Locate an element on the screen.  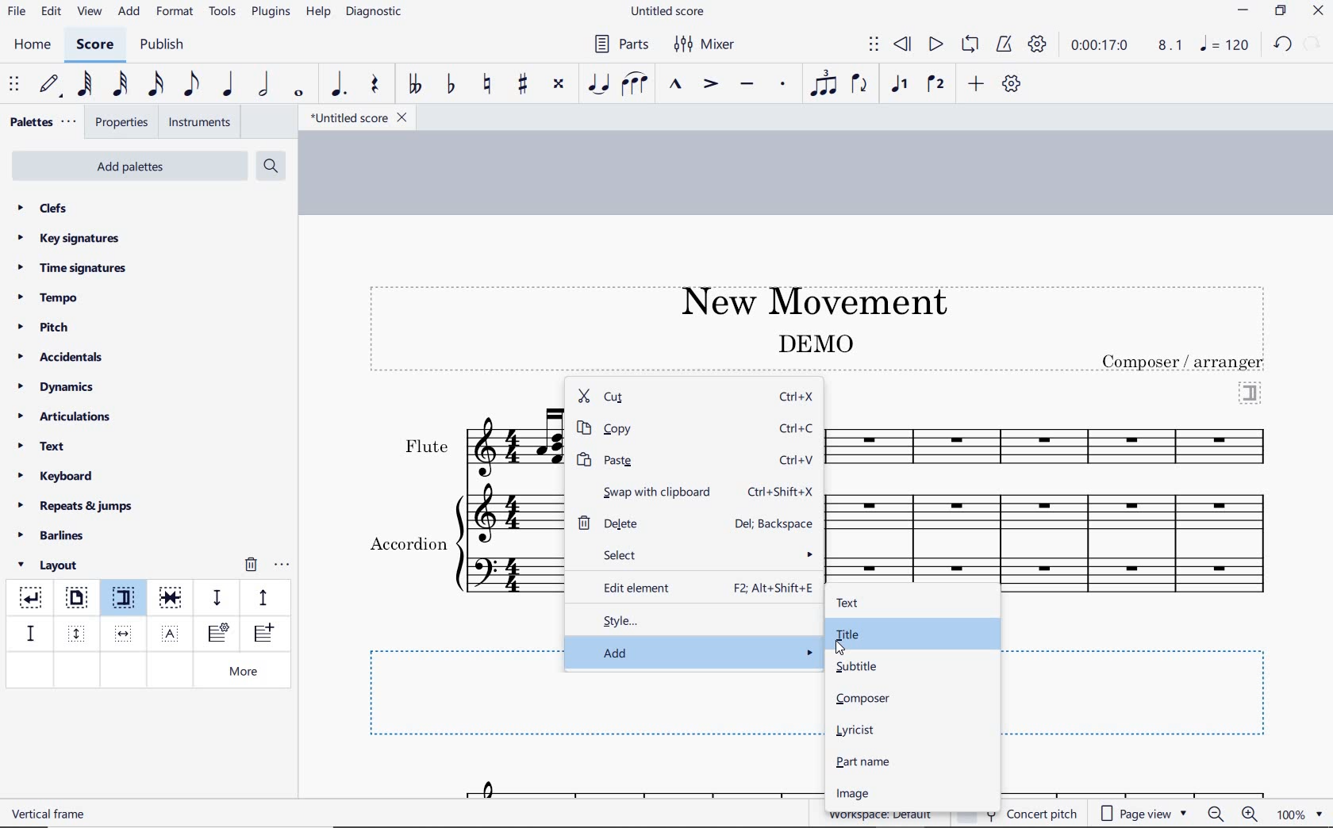
cut is located at coordinates (658, 397).